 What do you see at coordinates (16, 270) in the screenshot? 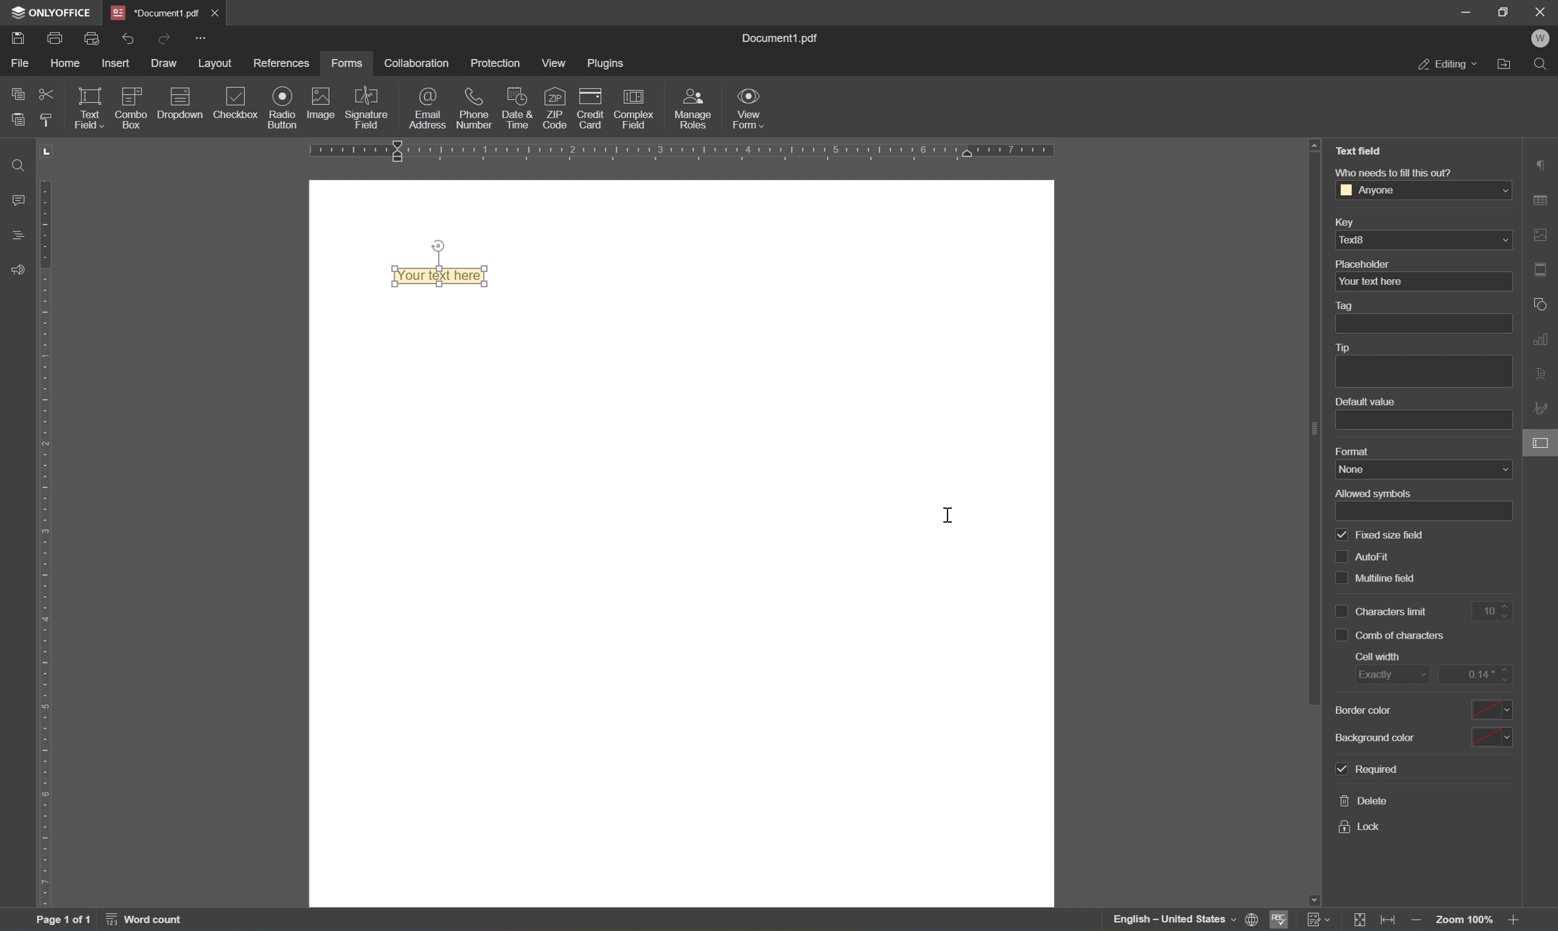
I see `feedback and support` at bounding box center [16, 270].